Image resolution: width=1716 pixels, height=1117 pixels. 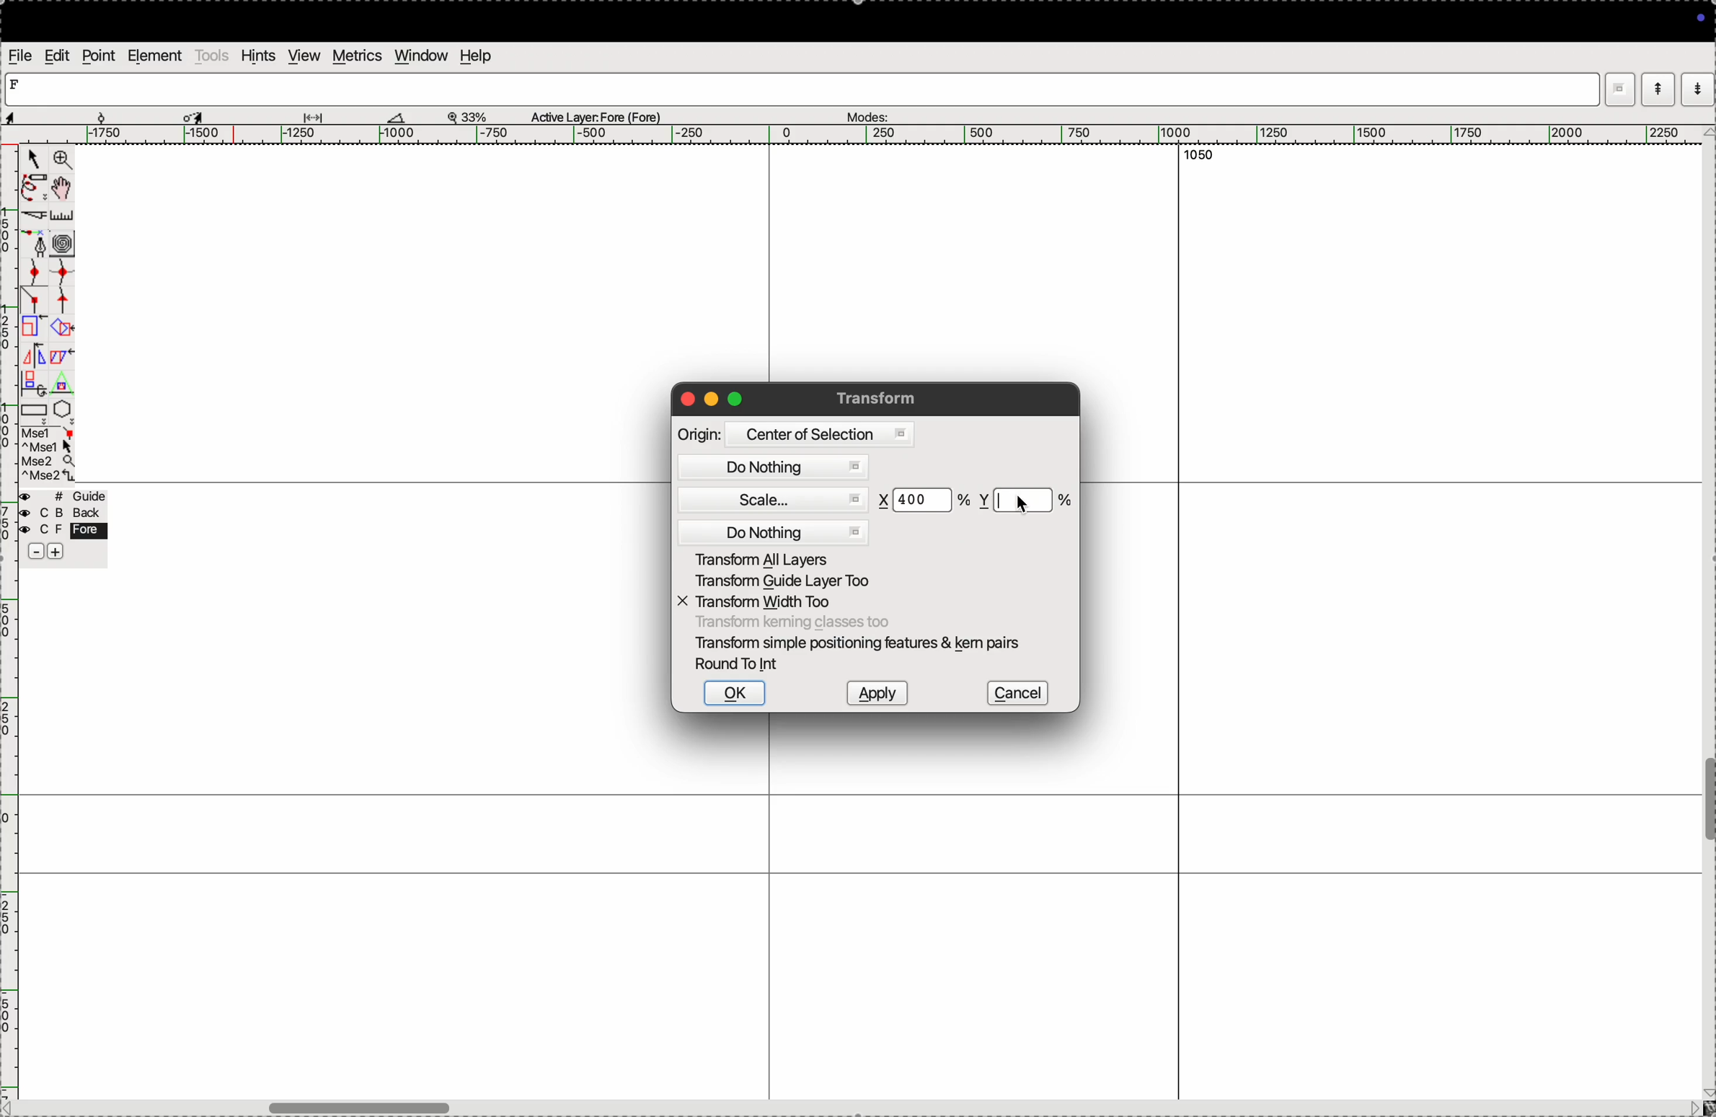 What do you see at coordinates (63, 410) in the screenshot?
I see `pentagon` at bounding box center [63, 410].